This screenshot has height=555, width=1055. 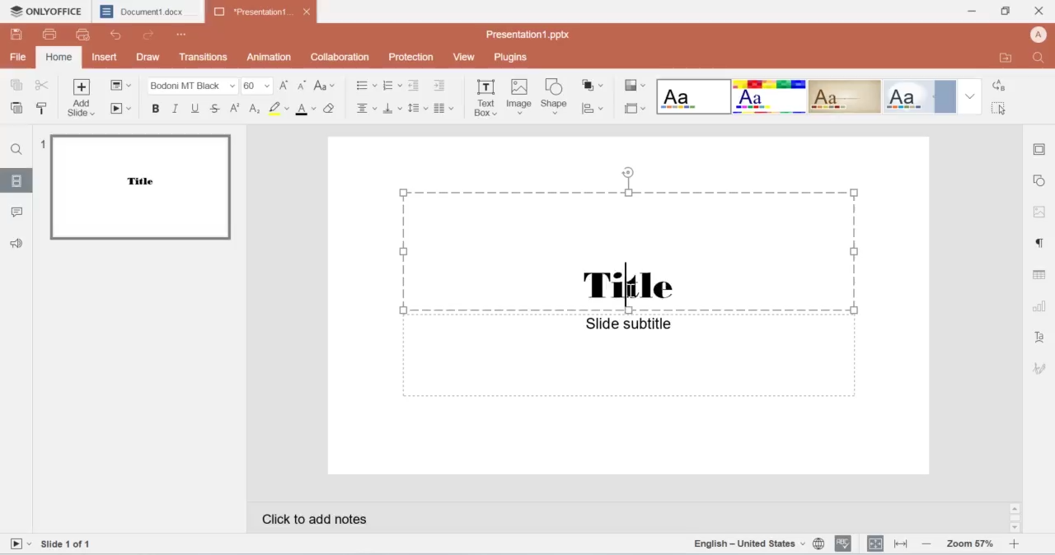 What do you see at coordinates (18, 212) in the screenshot?
I see `comments` at bounding box center [18, 212].